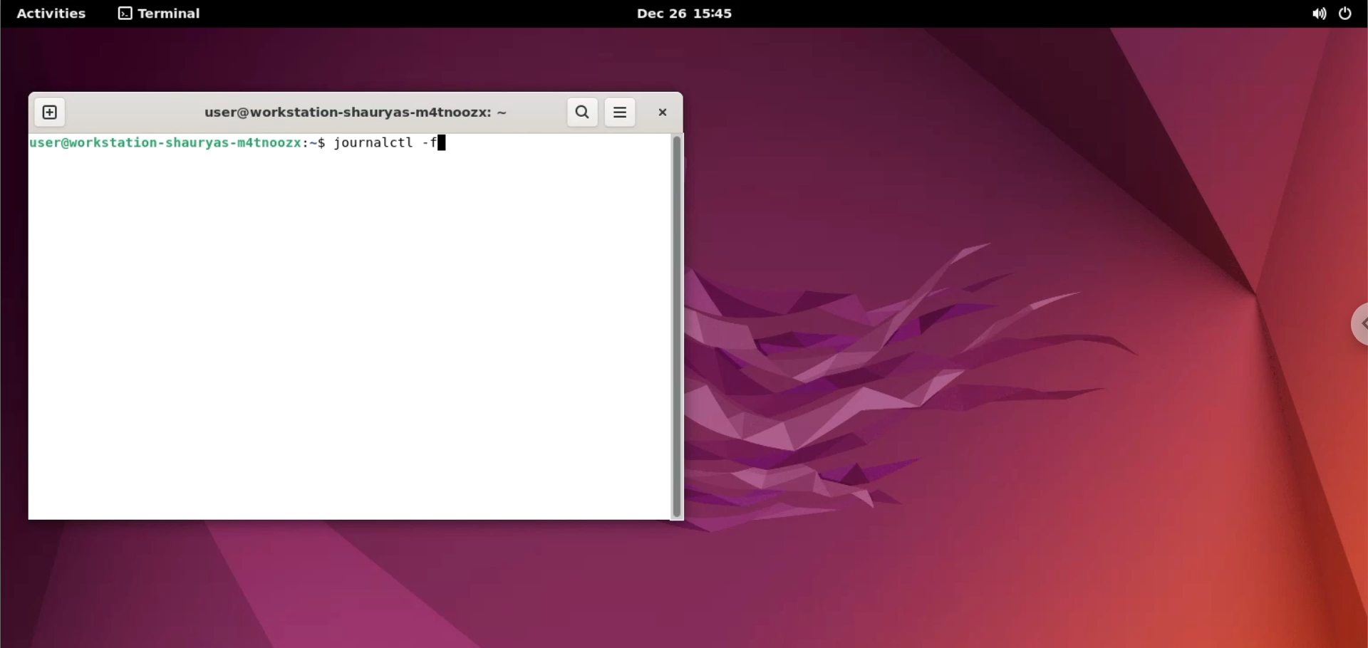 The width and height of the screenshot is (1368, 648). I want to click on new tab, so click(51, 113).